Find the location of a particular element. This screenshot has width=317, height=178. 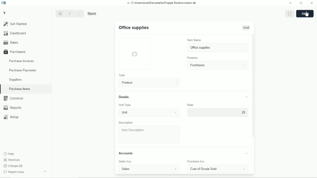

reports is located at coordinates (12, 108).